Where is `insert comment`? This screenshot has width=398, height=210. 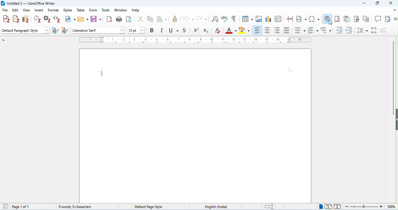 insert comment is located at coordinates (378, 19).